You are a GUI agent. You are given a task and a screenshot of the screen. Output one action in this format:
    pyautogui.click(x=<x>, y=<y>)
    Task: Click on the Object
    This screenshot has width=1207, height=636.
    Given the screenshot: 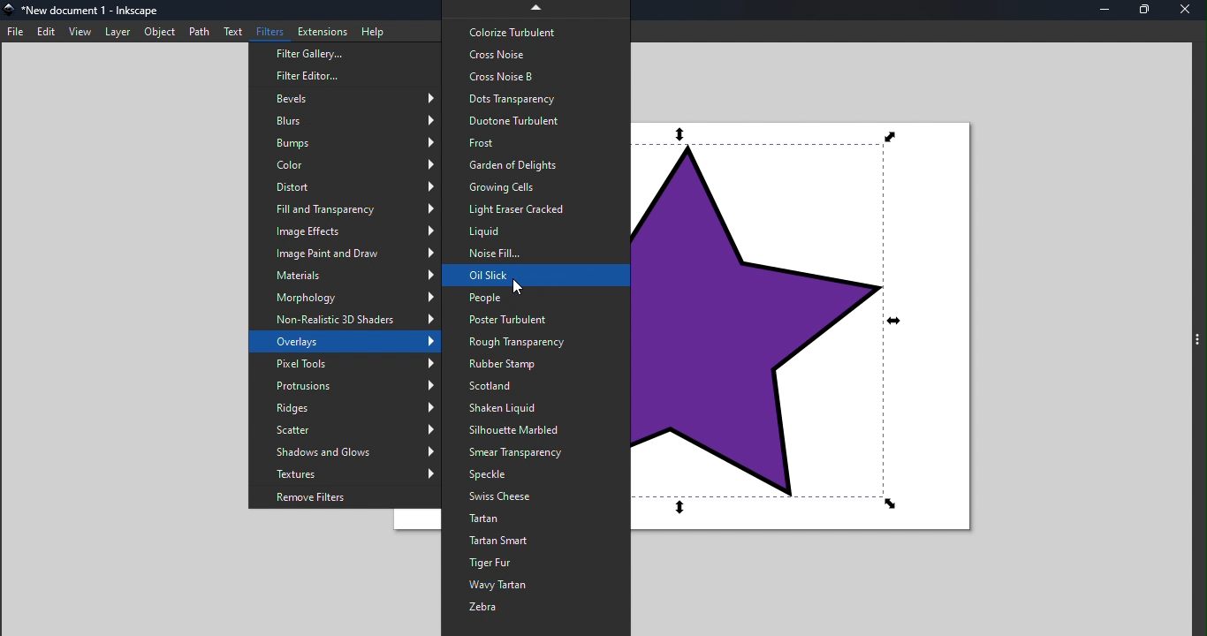 What is the action you would take?
    pyautogui.click(x=158, y=32)
    